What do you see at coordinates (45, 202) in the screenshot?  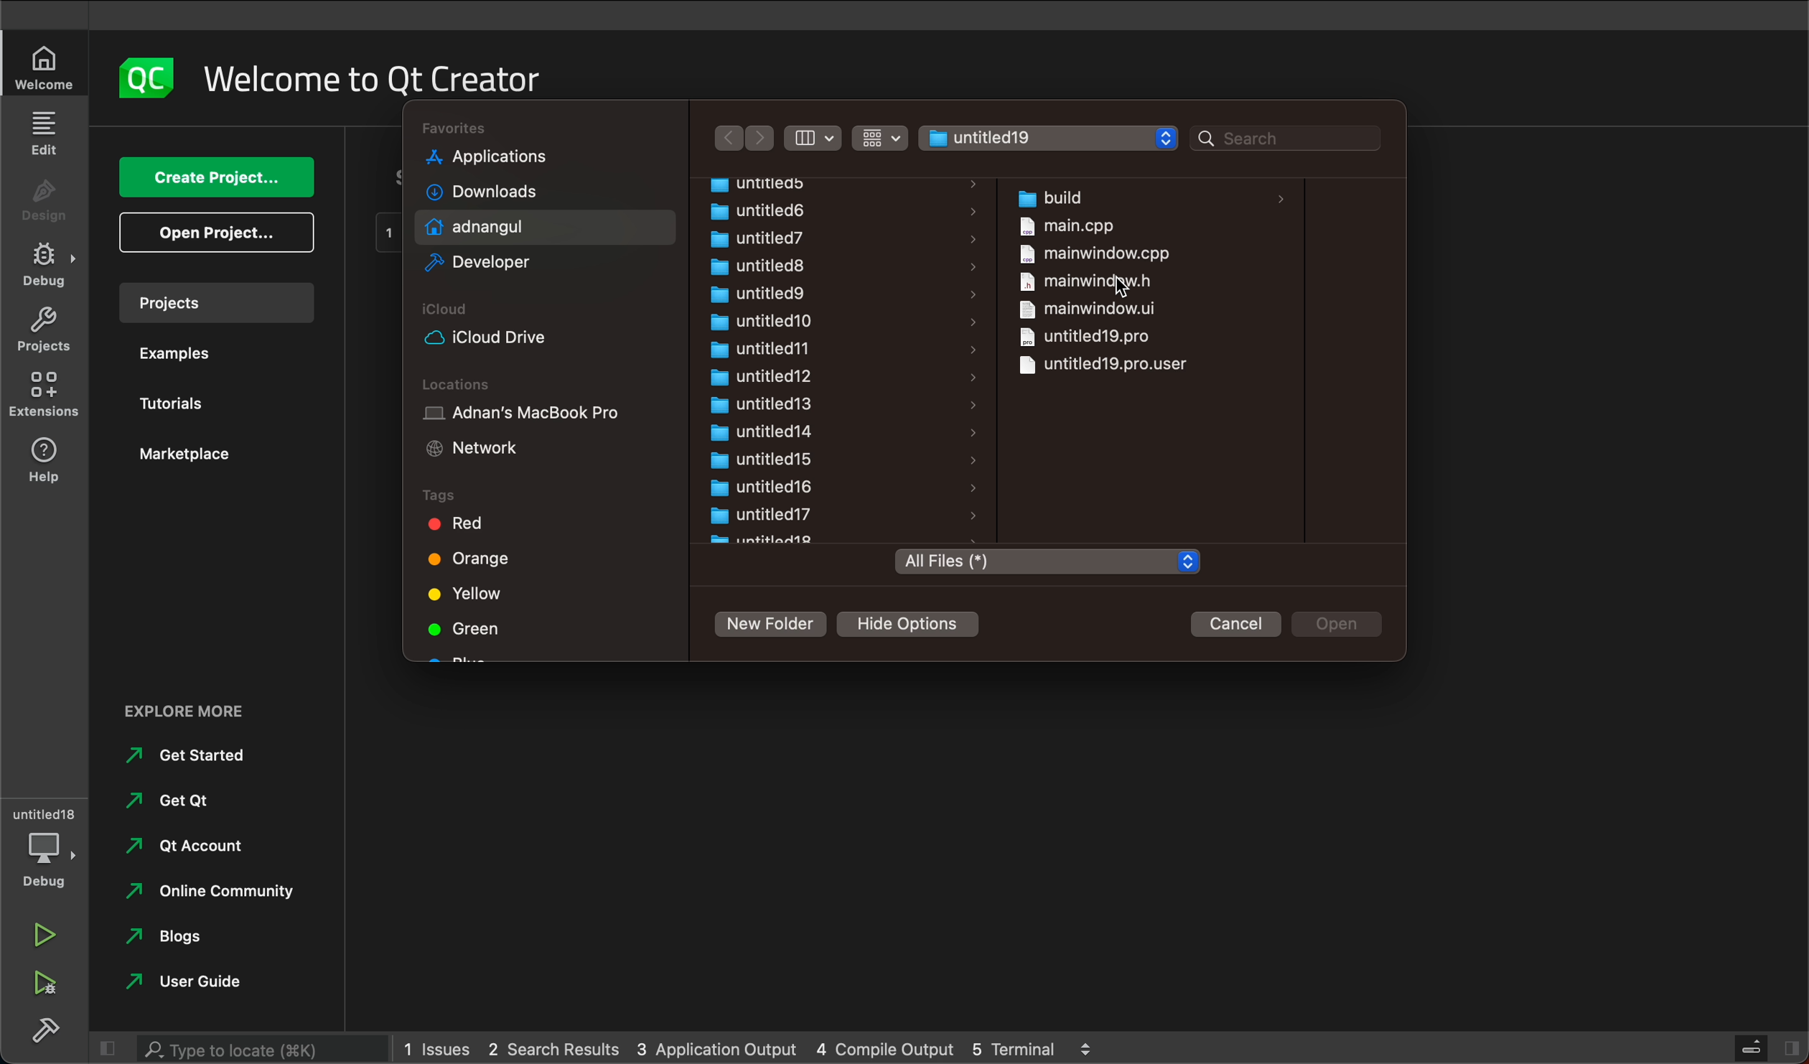 I see `design` at bounding box center [45, 202].